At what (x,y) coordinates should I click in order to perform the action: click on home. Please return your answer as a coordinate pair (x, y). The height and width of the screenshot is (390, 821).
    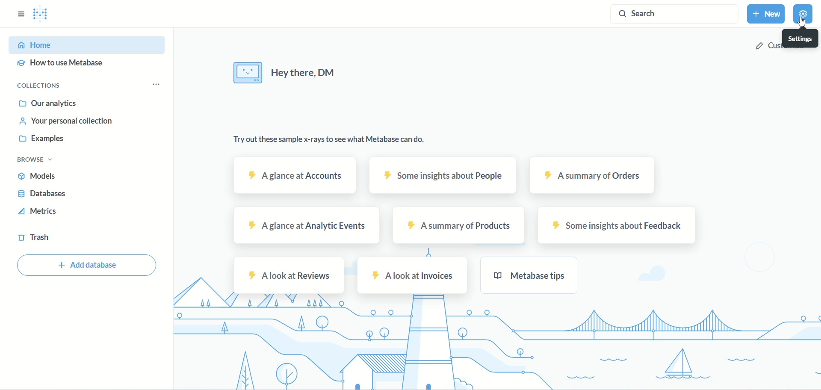
    Looking at the image, I should click on (89, 44).